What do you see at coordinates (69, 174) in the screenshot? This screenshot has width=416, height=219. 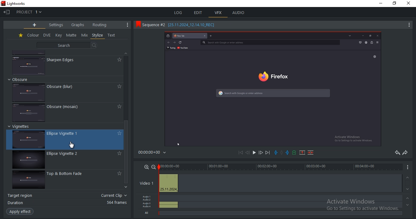 I see `Top & bottom fade` at bounding box center [69, 174].